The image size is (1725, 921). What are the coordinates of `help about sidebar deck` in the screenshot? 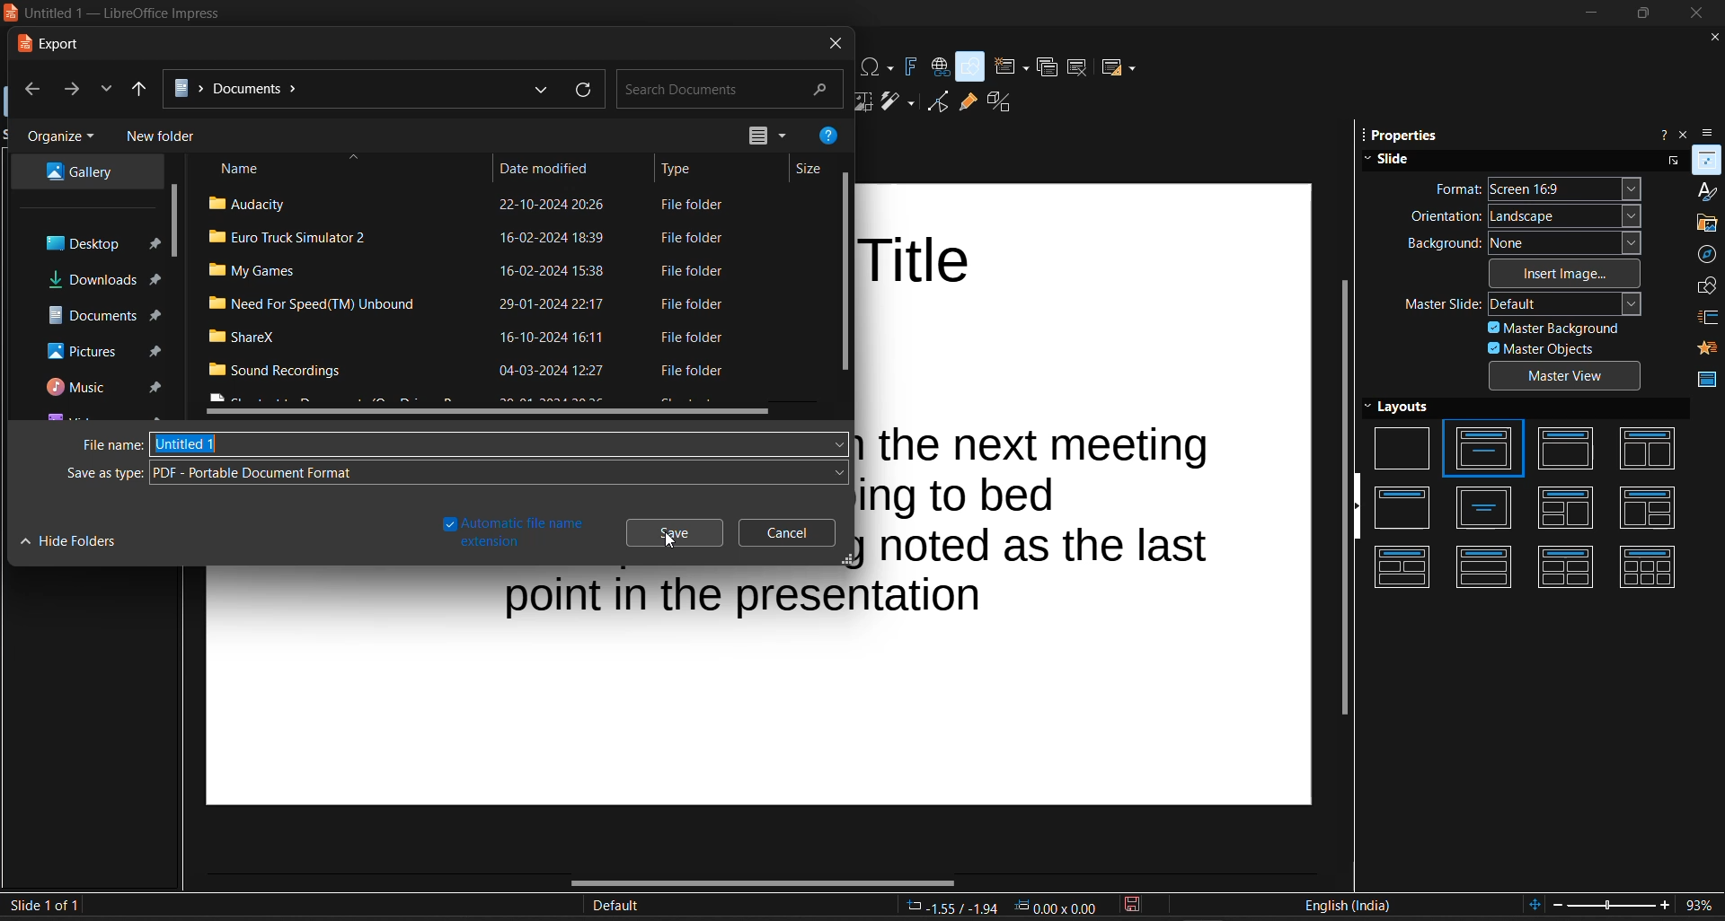 It's located at (1661, 134).